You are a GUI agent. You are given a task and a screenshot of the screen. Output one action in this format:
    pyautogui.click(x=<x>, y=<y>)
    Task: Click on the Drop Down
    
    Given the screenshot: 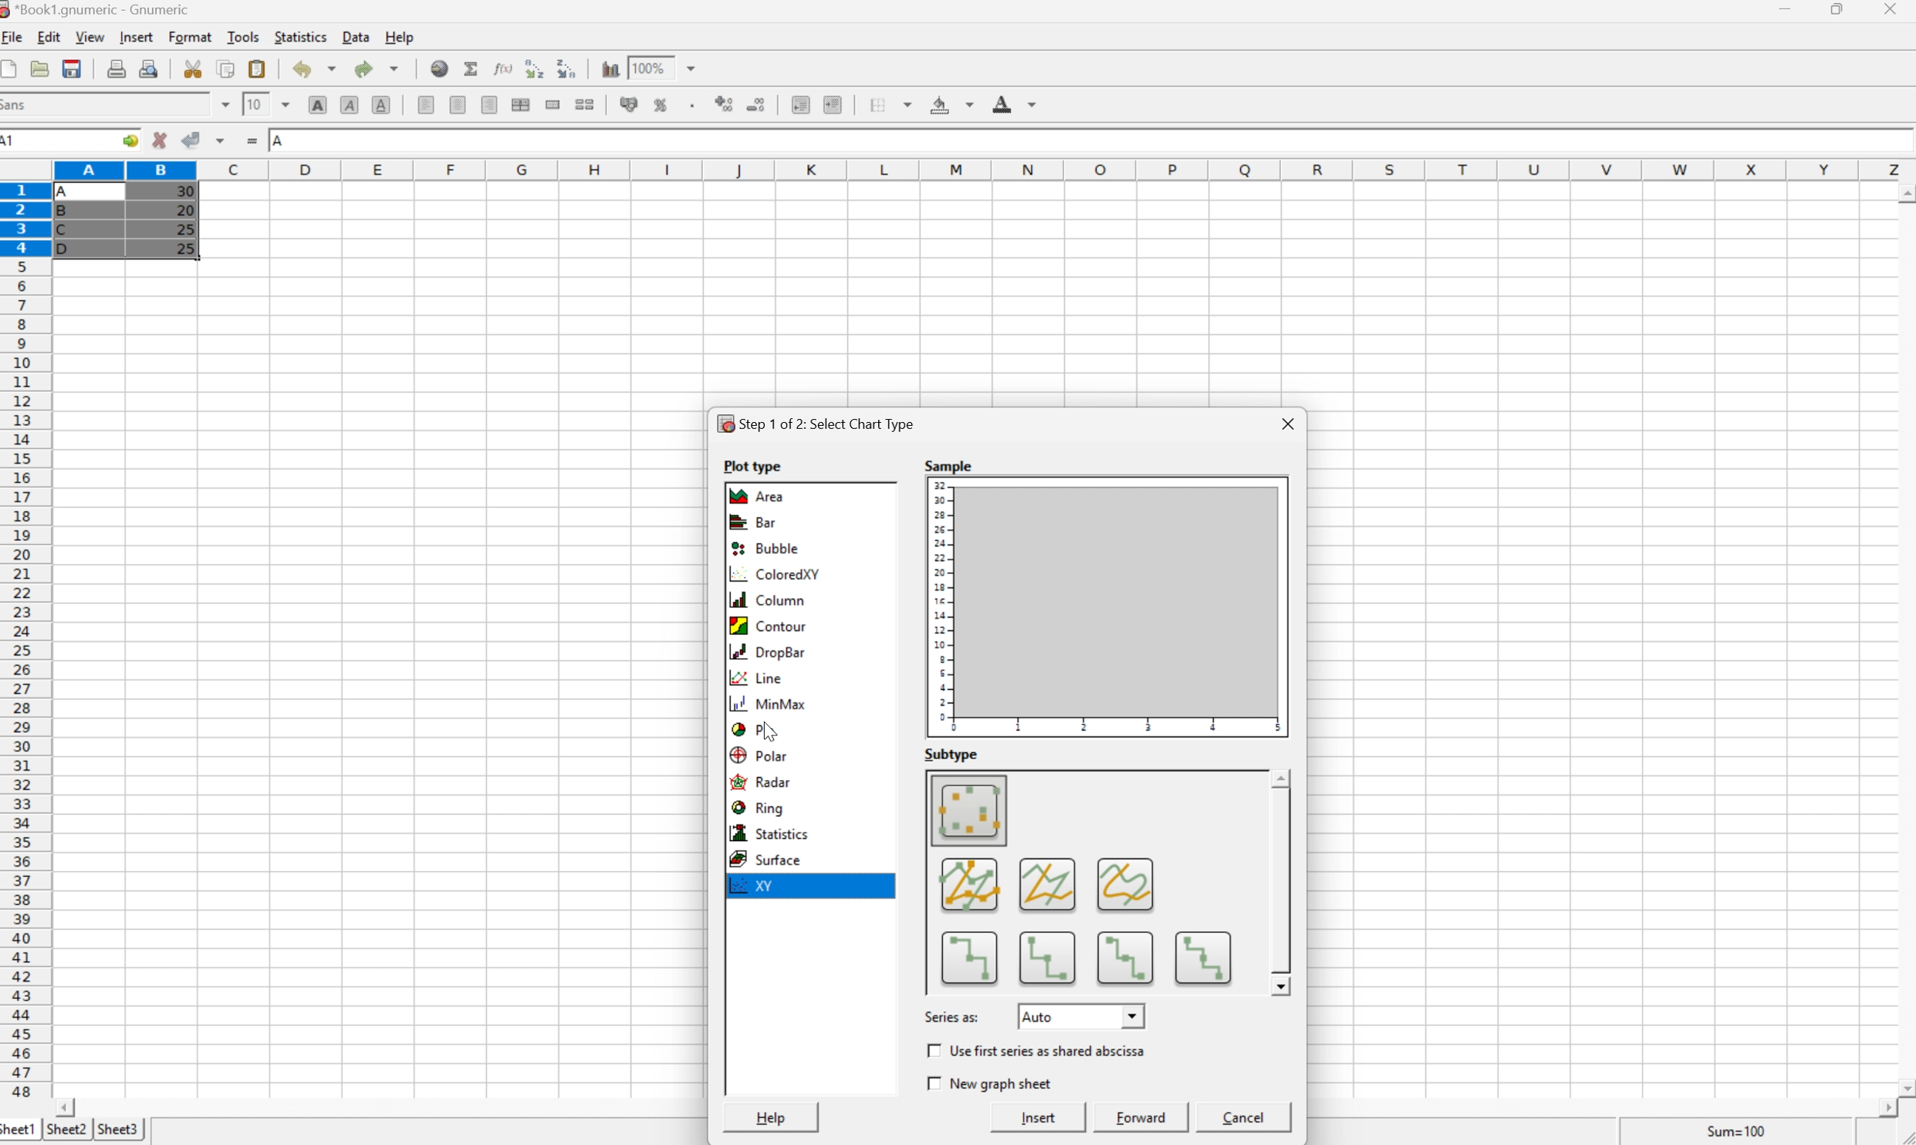 What is the action you would take?
    pyautogui.click(x=1282, y=779)
    